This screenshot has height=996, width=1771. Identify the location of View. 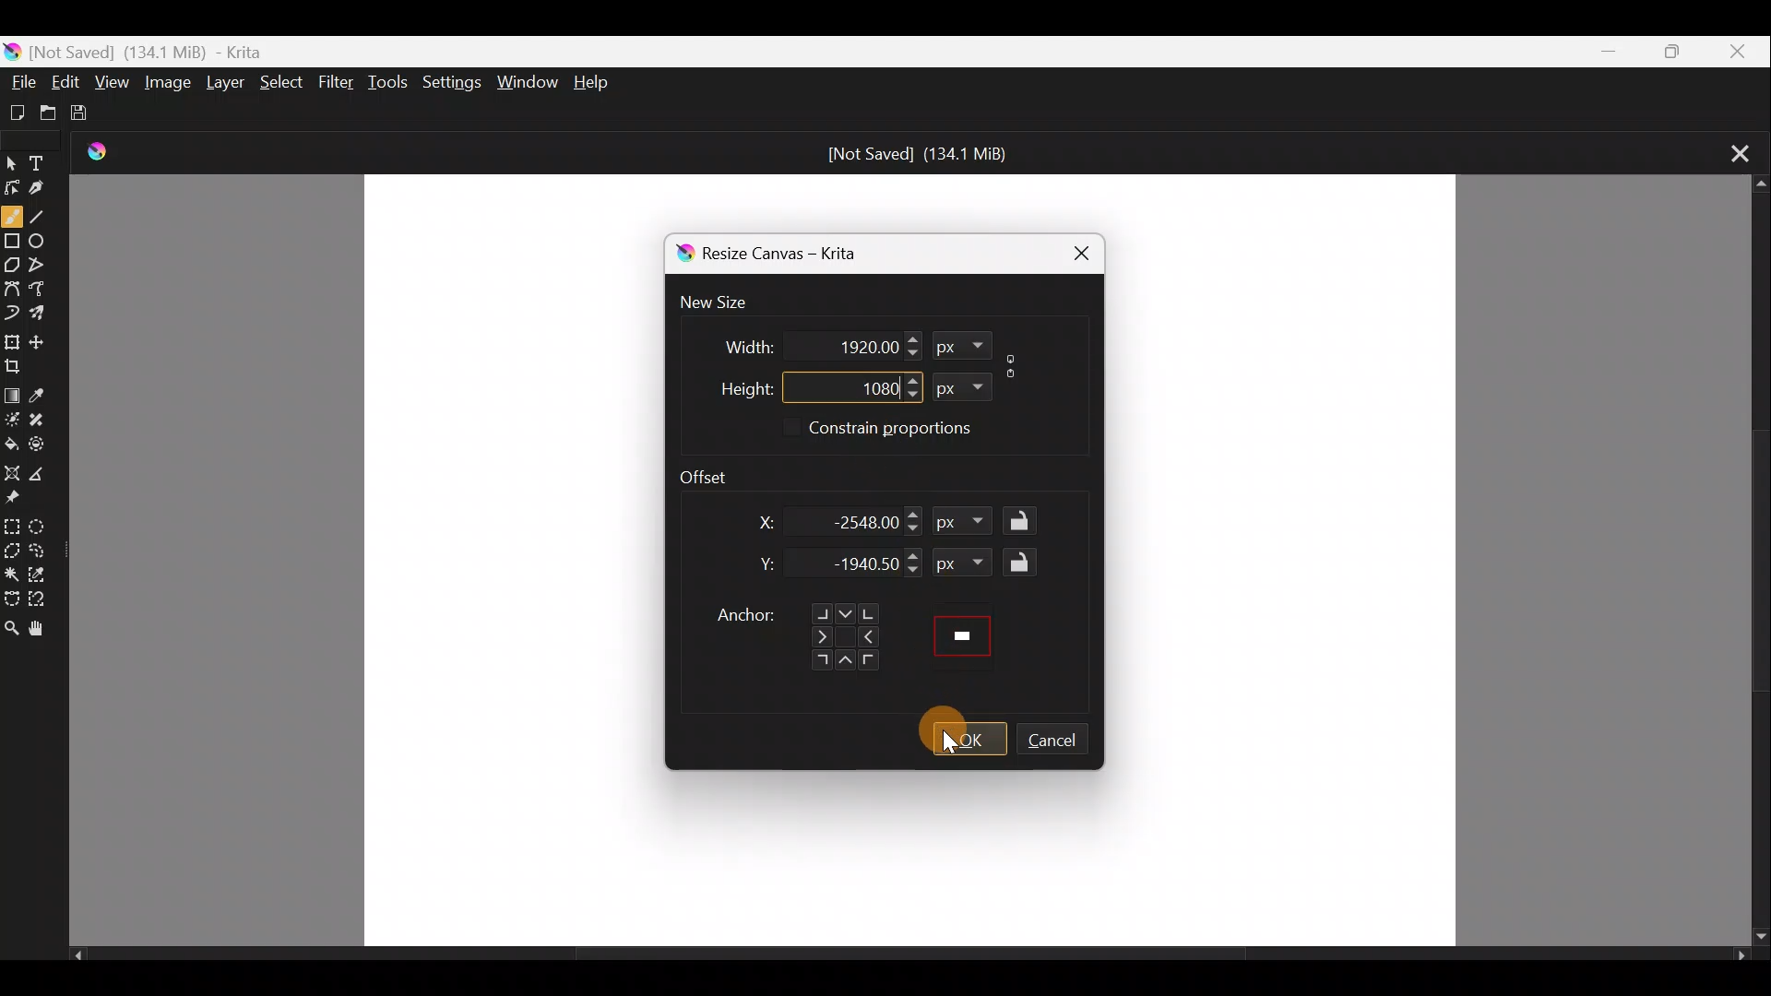
(113, 81).